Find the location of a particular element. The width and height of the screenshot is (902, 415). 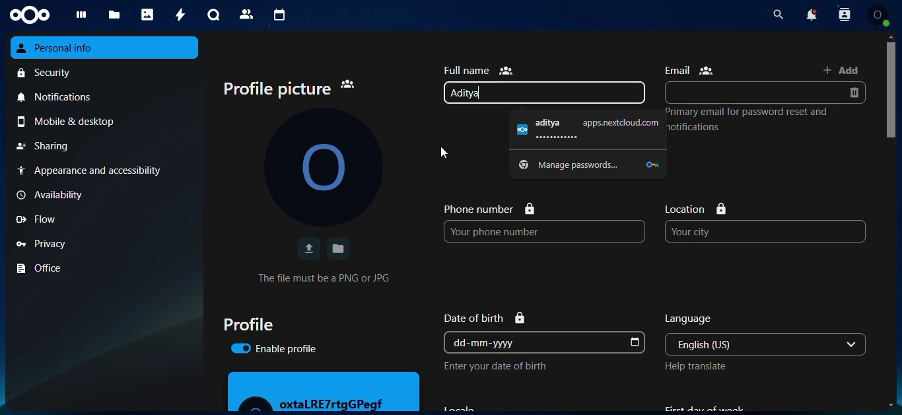

privacy is located at coordinates (106, 243).